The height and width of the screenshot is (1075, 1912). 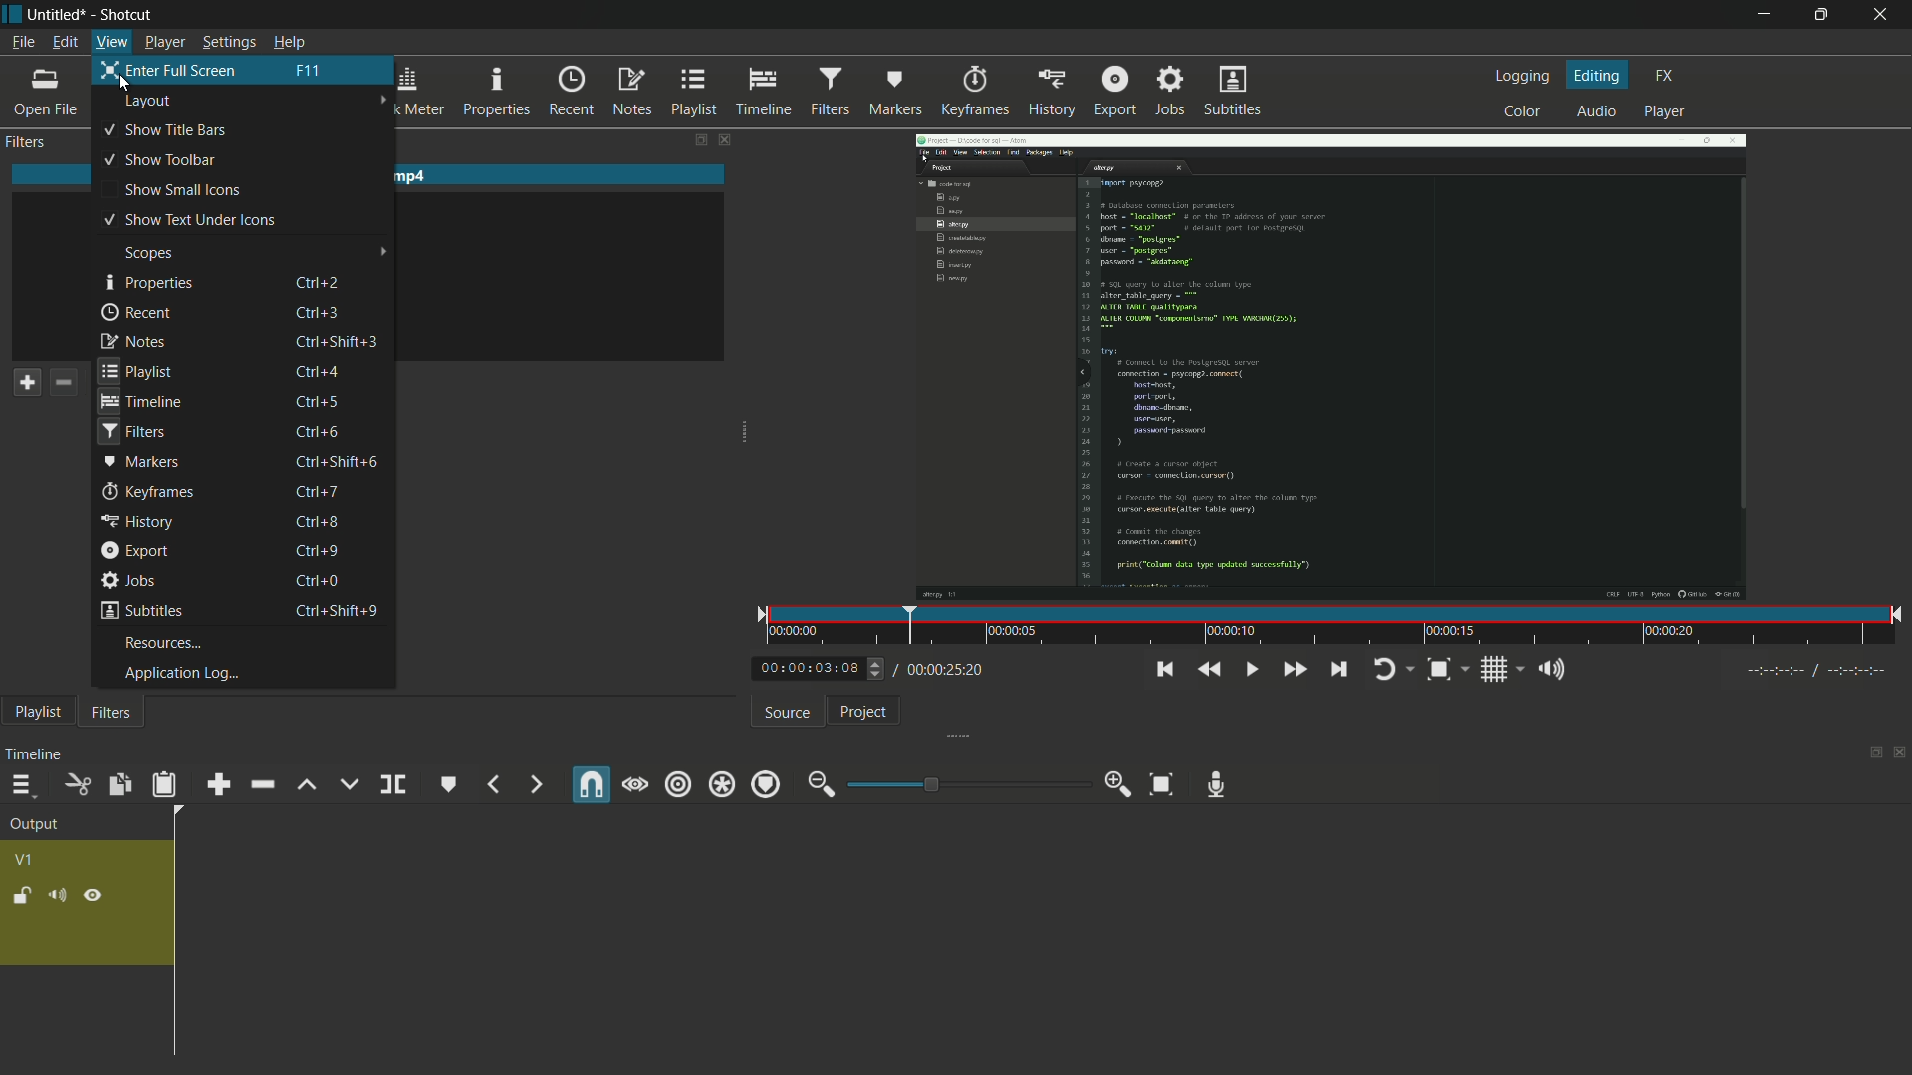 What do you see at coordinates (342, 610) in the screenshot?
I see `Ctrl+Shift+9` at bounding box center [342, 610].